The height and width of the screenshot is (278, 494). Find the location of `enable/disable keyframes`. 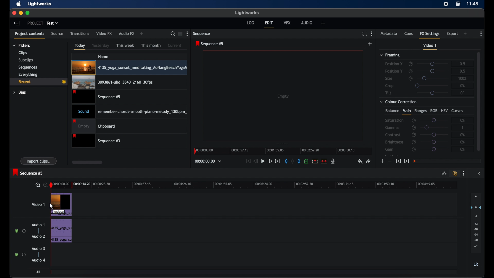

enable/disable keyframes is located at coordinates (413, 149).